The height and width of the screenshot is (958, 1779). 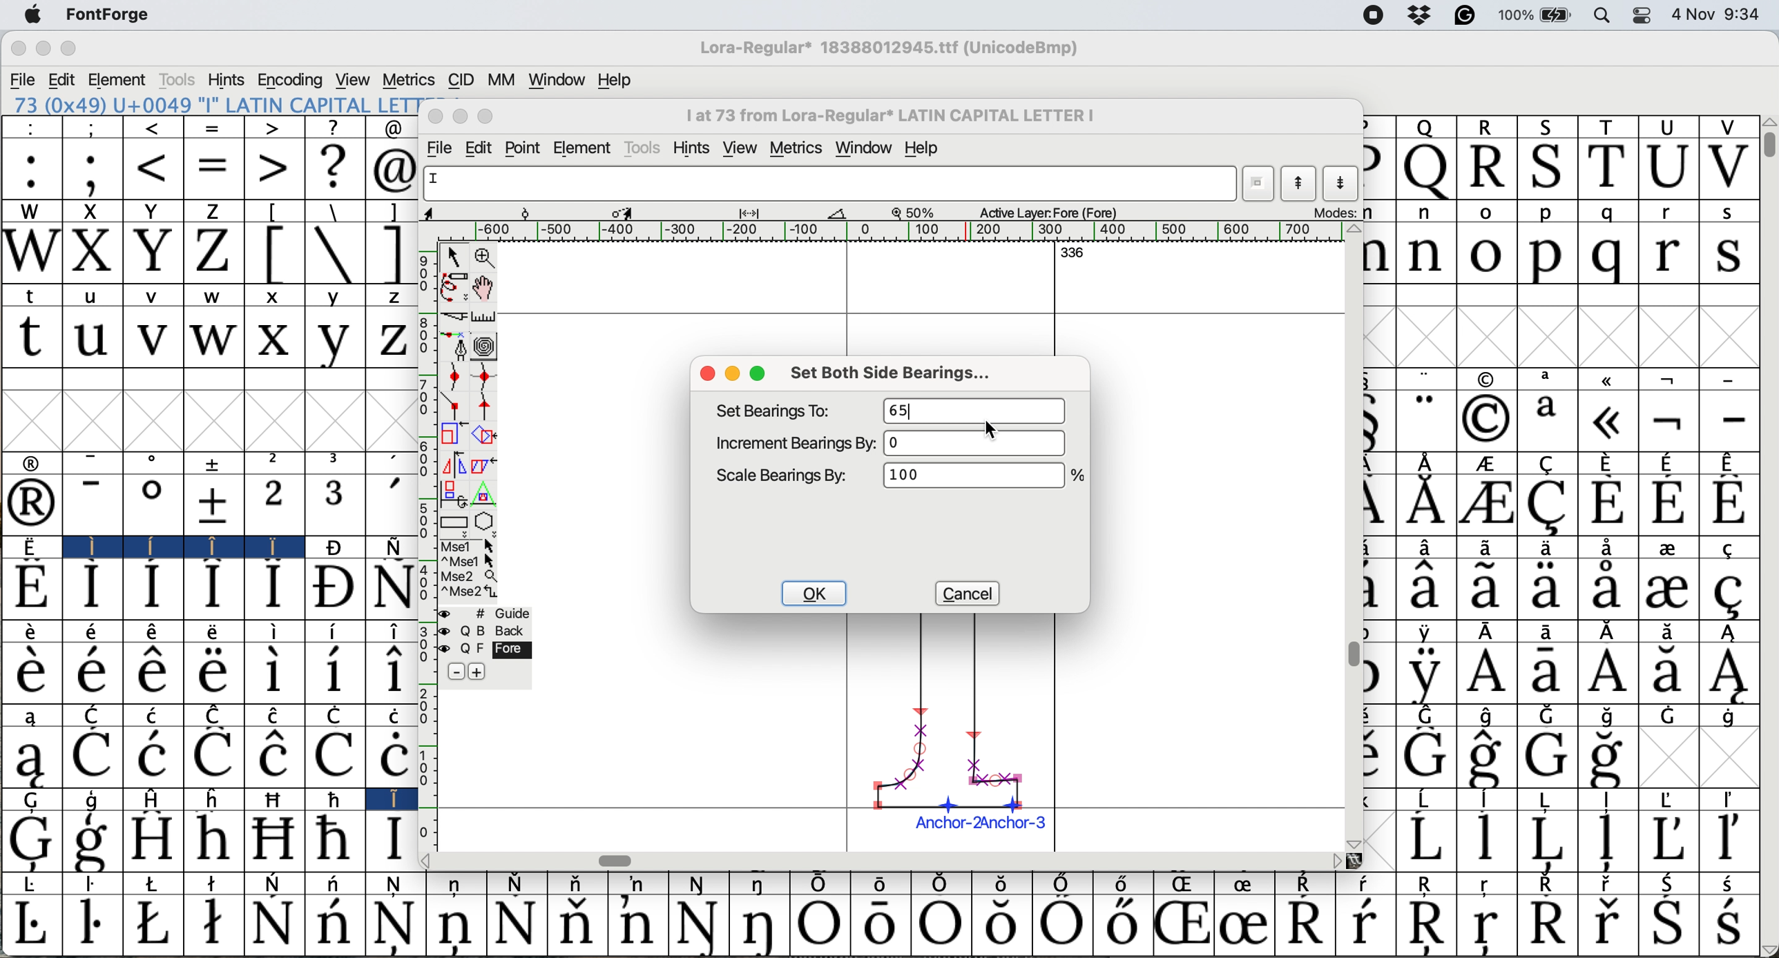 What do you see at coordinates (154, 922) in the screenshot?
I see `Symbol` at bounding box center [154, 922].